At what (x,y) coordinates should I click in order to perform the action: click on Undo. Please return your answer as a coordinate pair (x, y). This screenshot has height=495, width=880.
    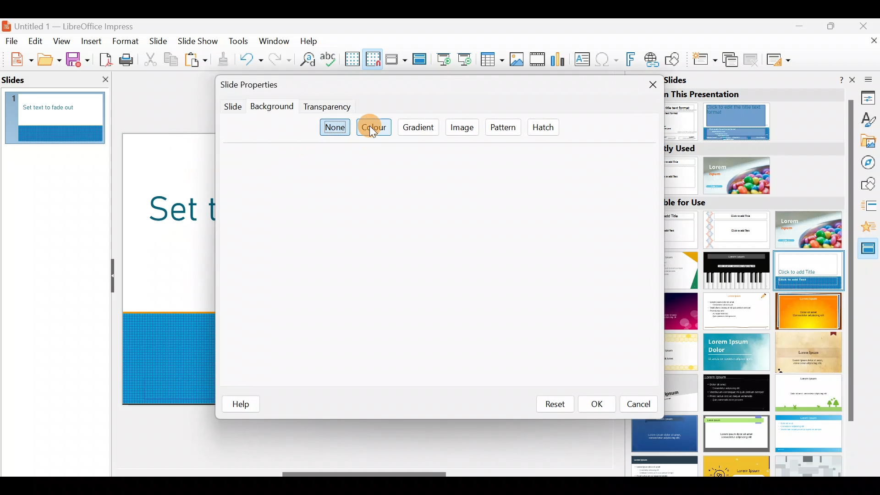
    Looking at the image, I should click on (251, 61).